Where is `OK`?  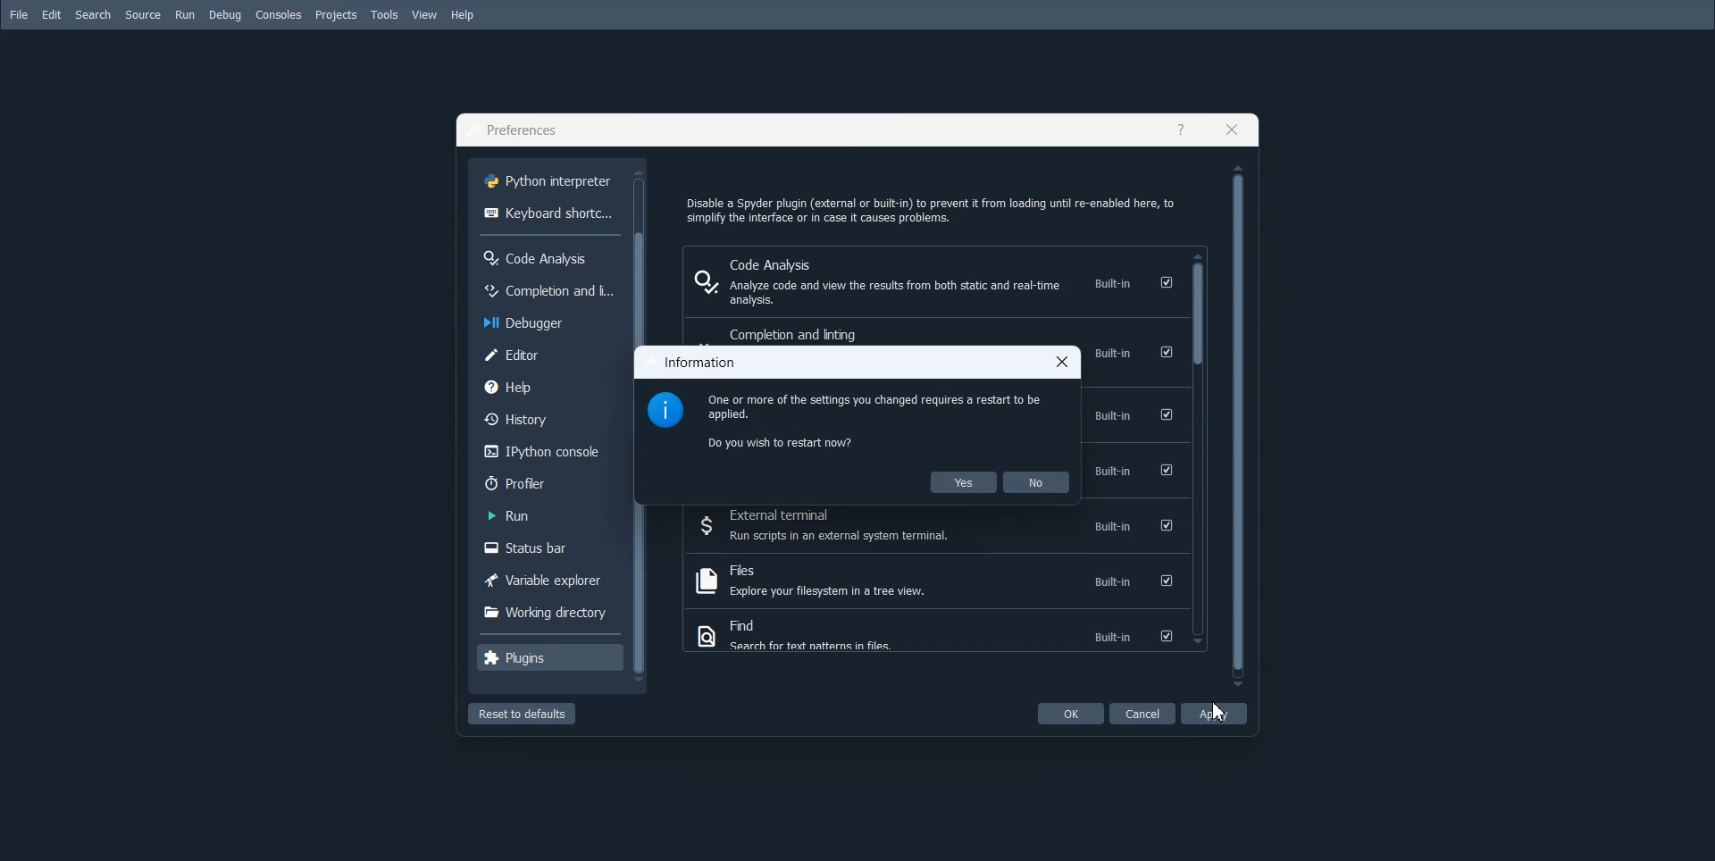
OK is located at coordinates (1070, 714).